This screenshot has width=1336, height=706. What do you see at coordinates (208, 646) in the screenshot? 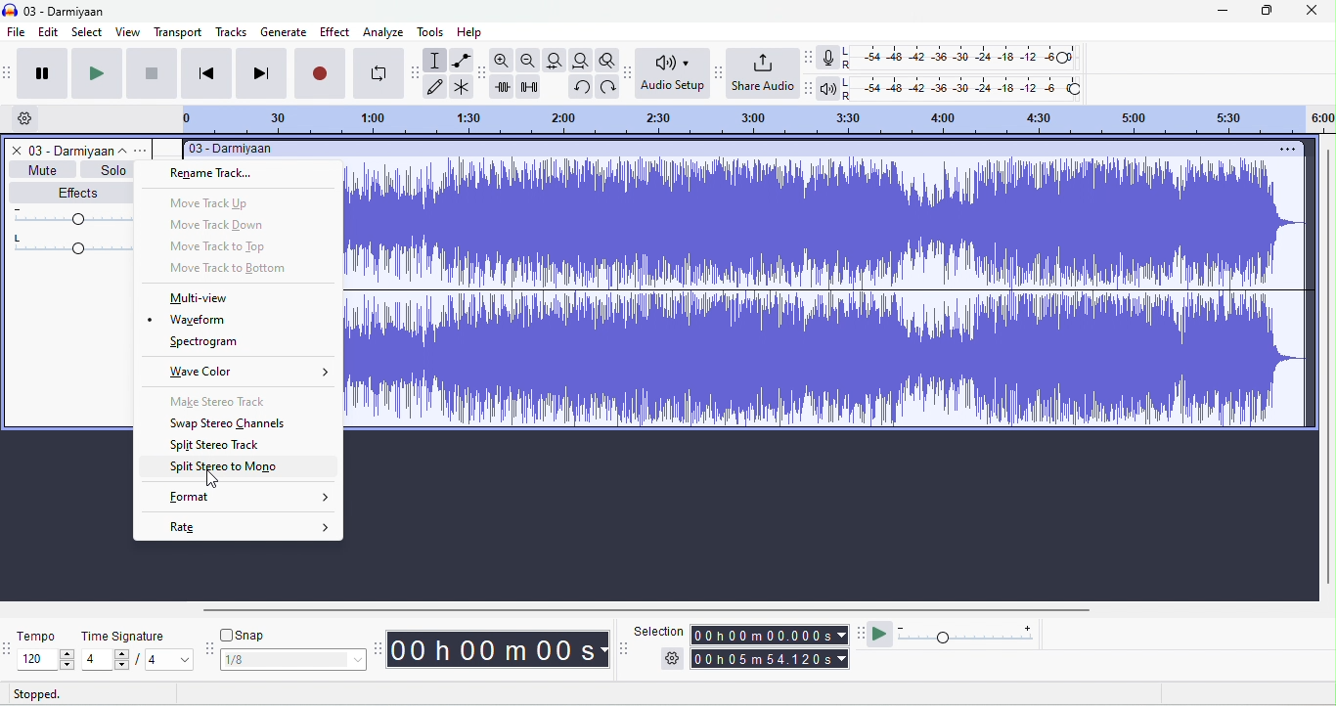
I see `snap options` at bounding box center [208, 646].